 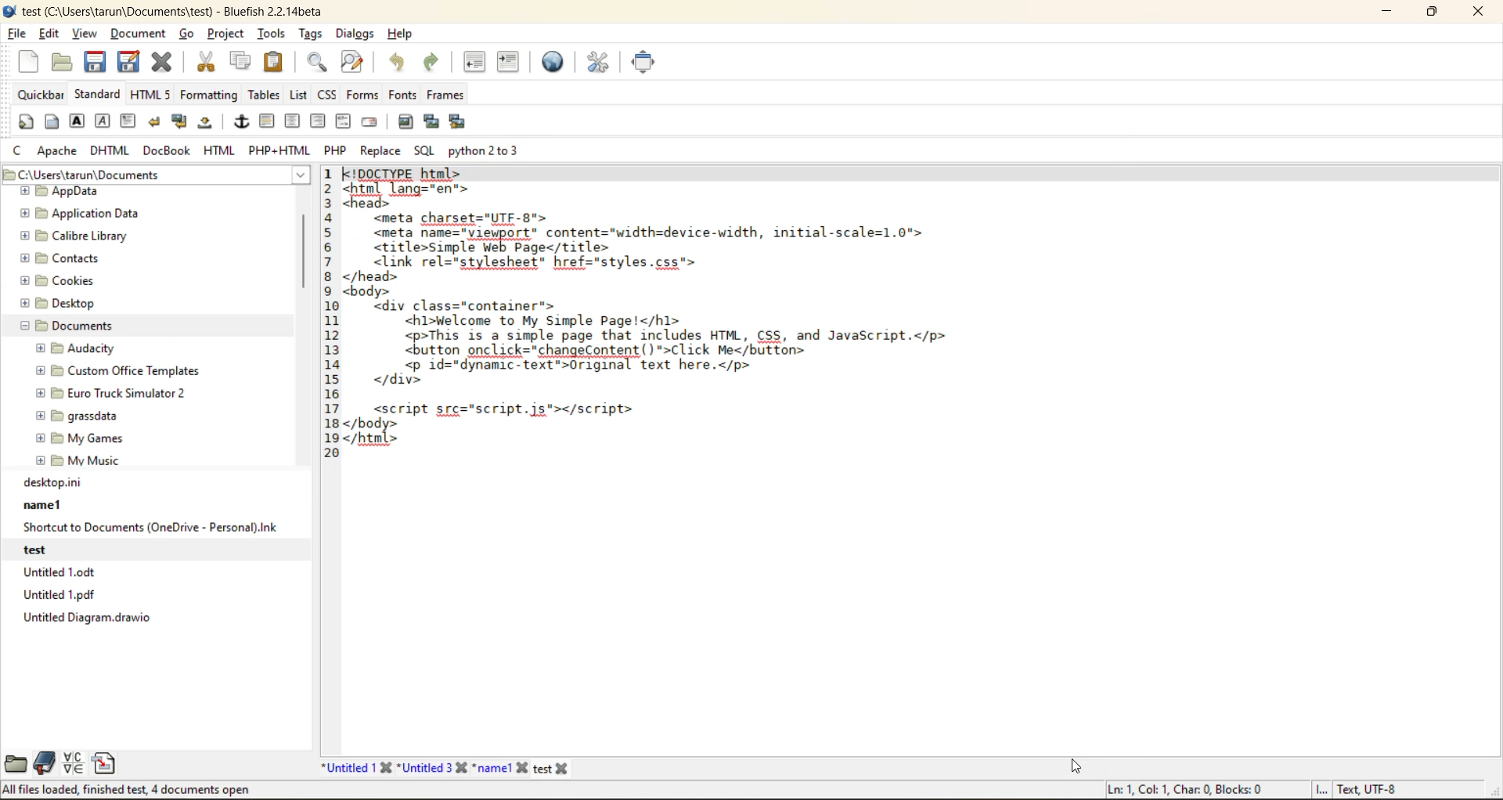 What do you see at coordinates (310, 35) in the screenshot?
I see `tags` at bounding box center [310, 35].